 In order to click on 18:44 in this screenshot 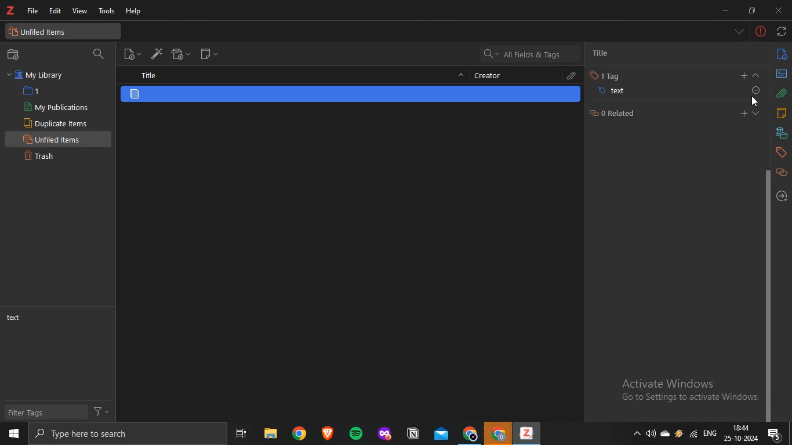, I will do `click(739, 426)`.